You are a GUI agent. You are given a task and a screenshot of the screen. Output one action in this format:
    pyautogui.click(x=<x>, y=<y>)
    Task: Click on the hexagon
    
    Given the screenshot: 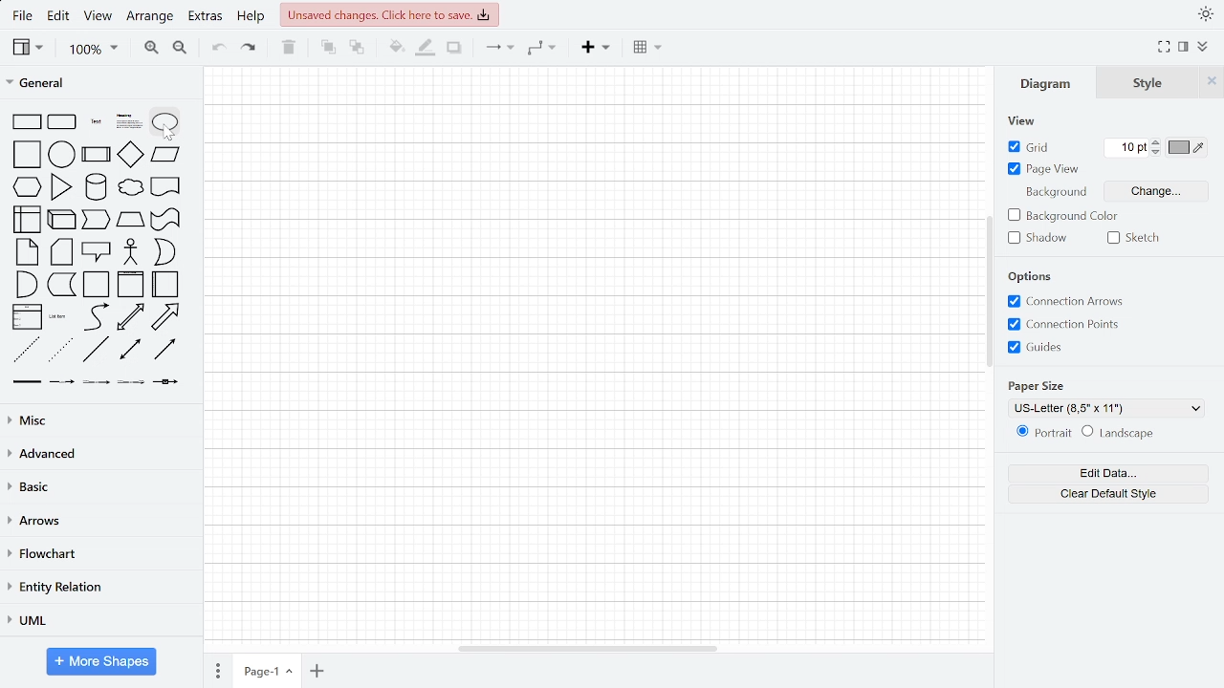 What is the action you would take?
    pyautogui.click(x=27, y=187)
    